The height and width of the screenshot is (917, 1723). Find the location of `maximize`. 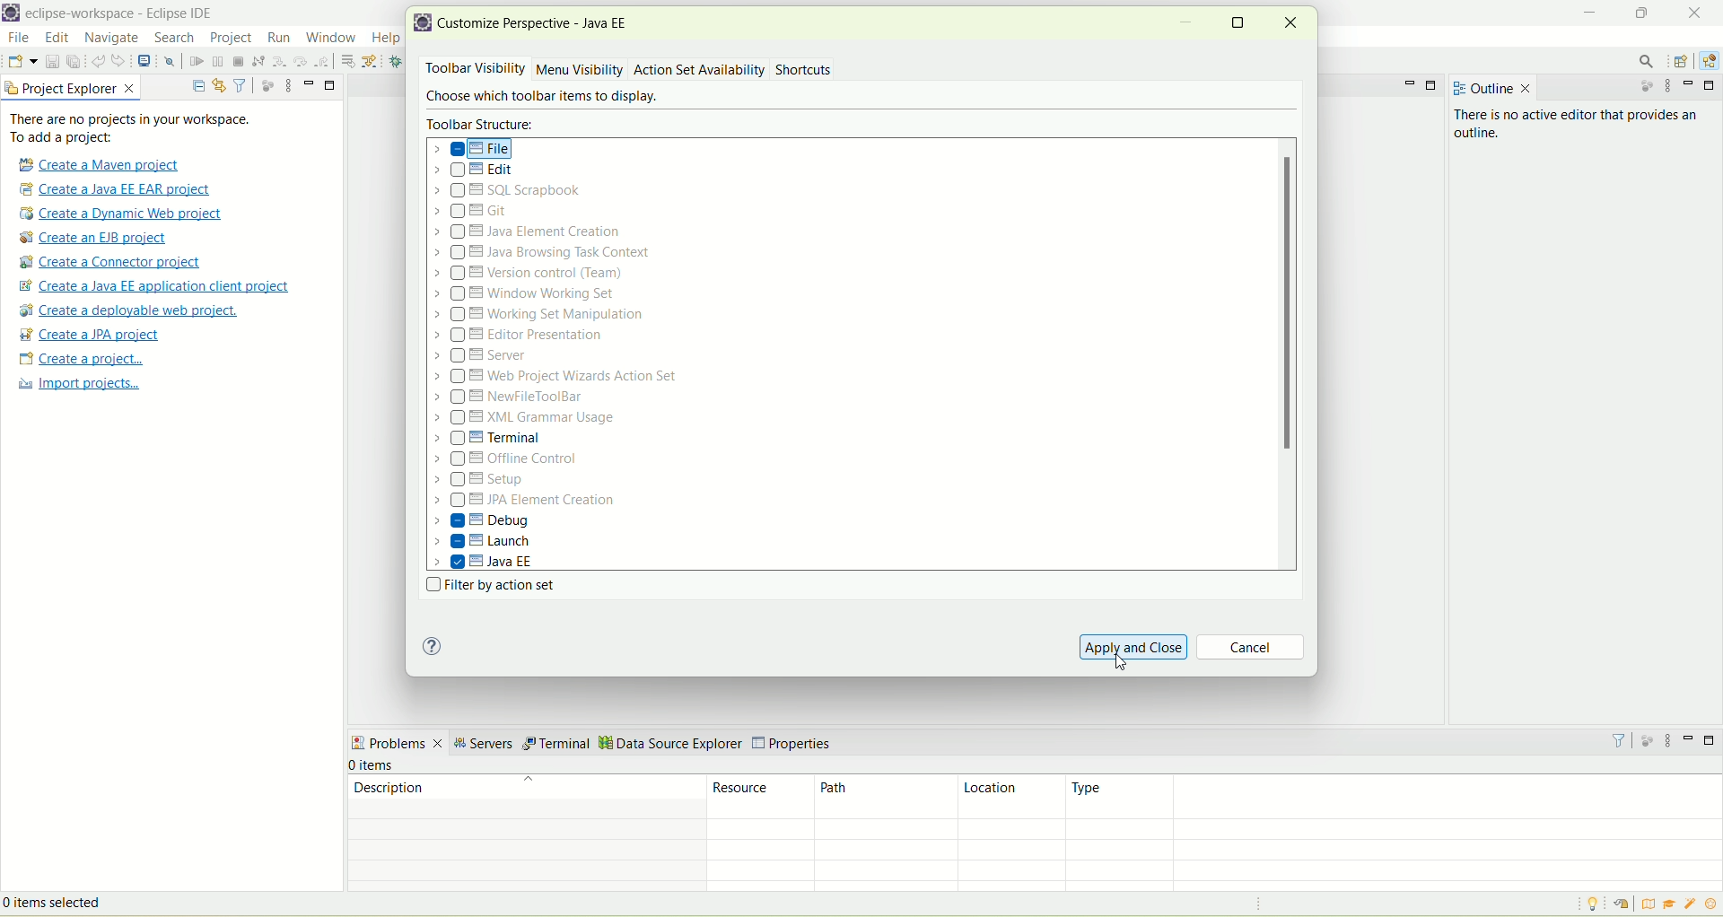

maximize is located at coordinates (1239, 21).